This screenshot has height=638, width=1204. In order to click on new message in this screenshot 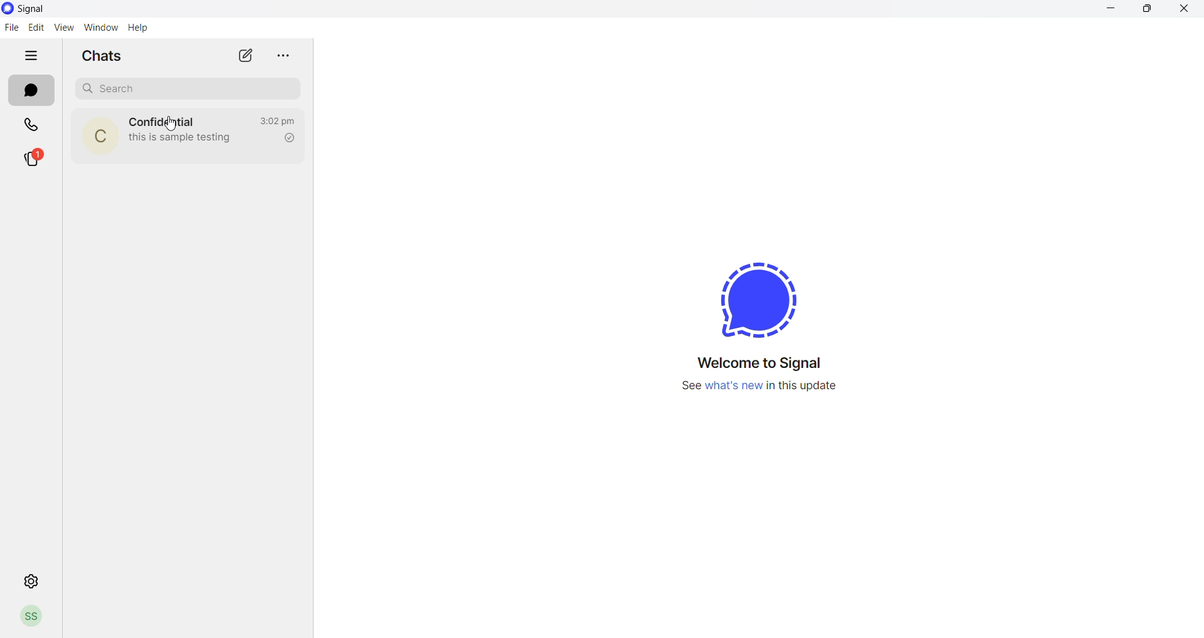, I will do `click(248, 55)`.